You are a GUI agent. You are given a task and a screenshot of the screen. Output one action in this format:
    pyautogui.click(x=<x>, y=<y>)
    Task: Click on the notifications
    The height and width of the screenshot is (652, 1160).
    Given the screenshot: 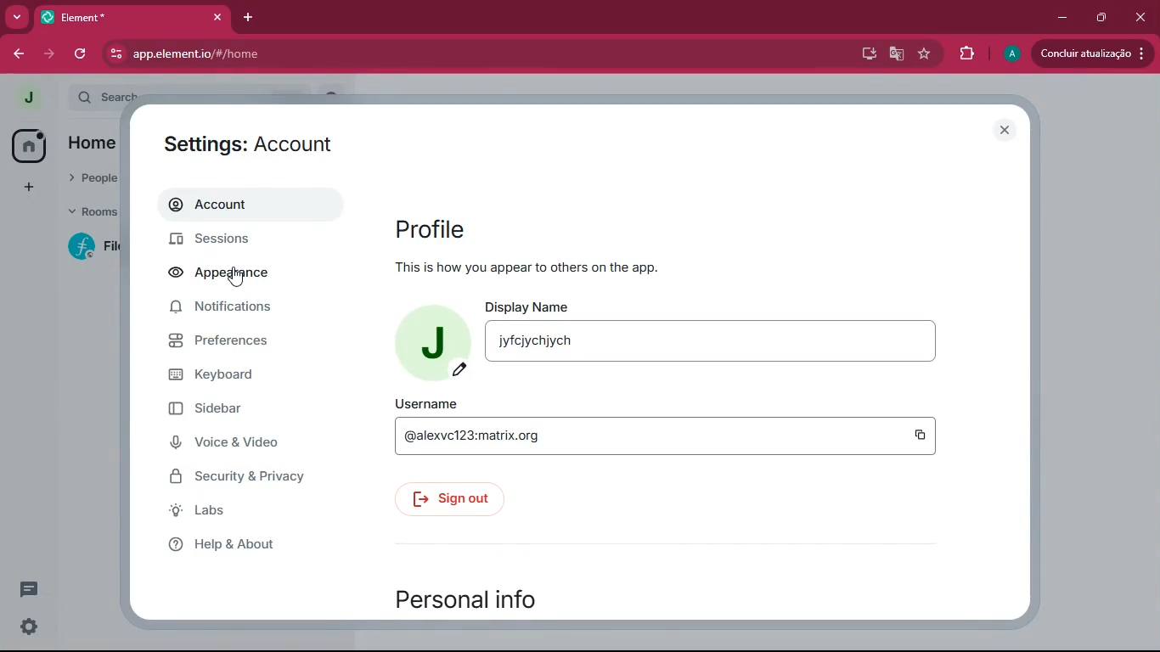 What is the action you would take?
    pyautogui.click(x=251, y=308)
    